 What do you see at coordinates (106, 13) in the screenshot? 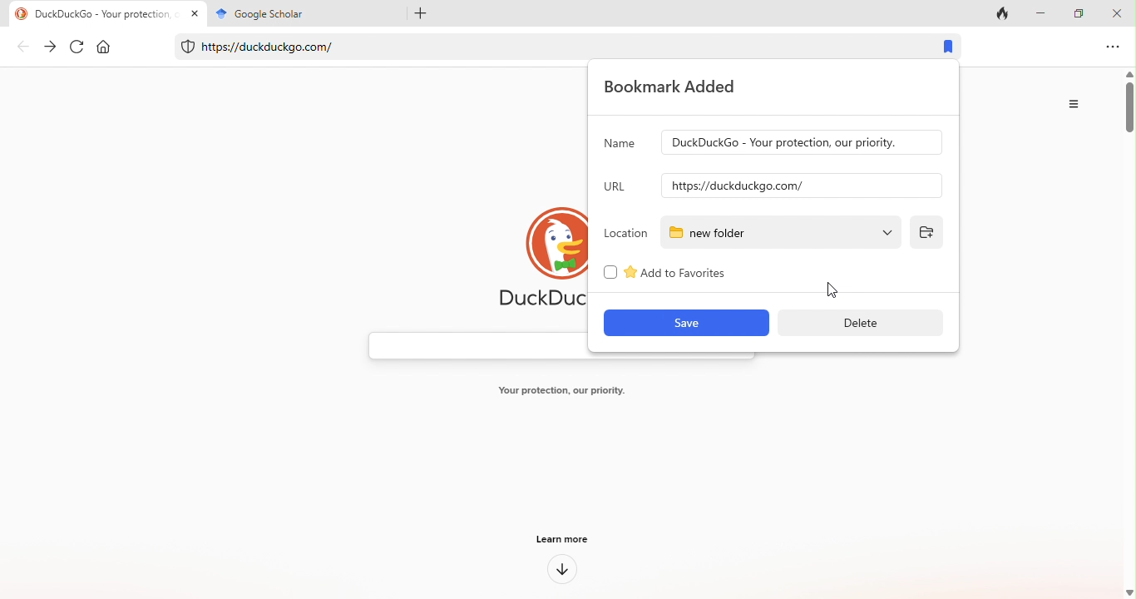
I see `title` at bounding box center [106, 13].